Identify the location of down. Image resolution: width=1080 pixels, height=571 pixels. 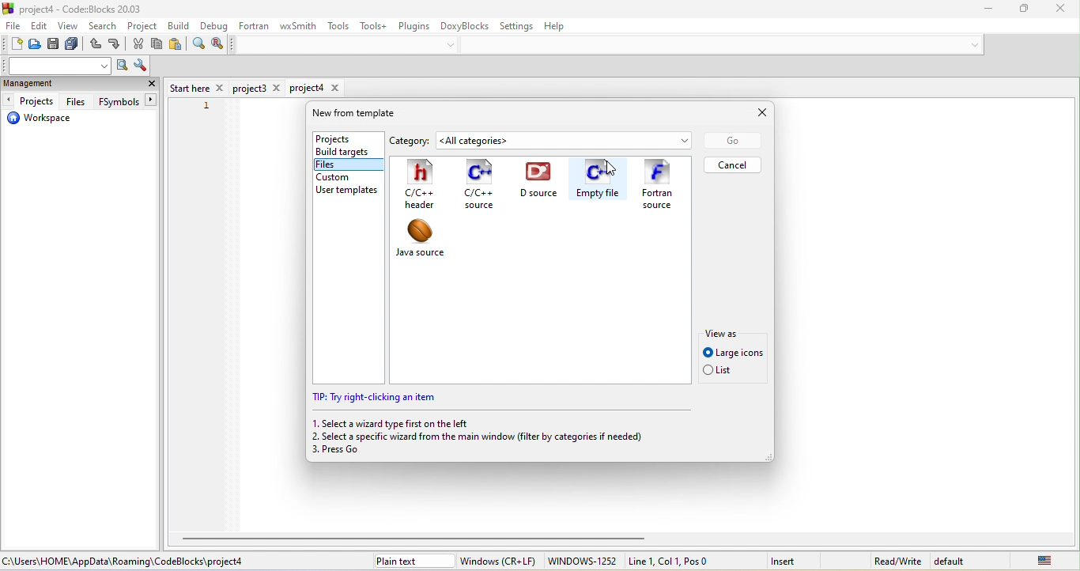
(971, 44).